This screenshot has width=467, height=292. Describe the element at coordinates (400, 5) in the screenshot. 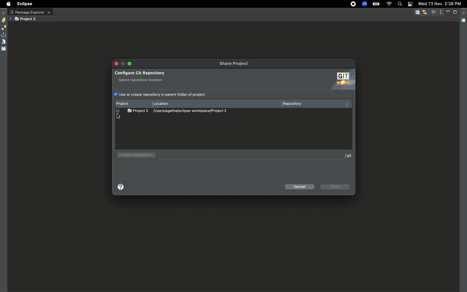

I see `Search` at that location.